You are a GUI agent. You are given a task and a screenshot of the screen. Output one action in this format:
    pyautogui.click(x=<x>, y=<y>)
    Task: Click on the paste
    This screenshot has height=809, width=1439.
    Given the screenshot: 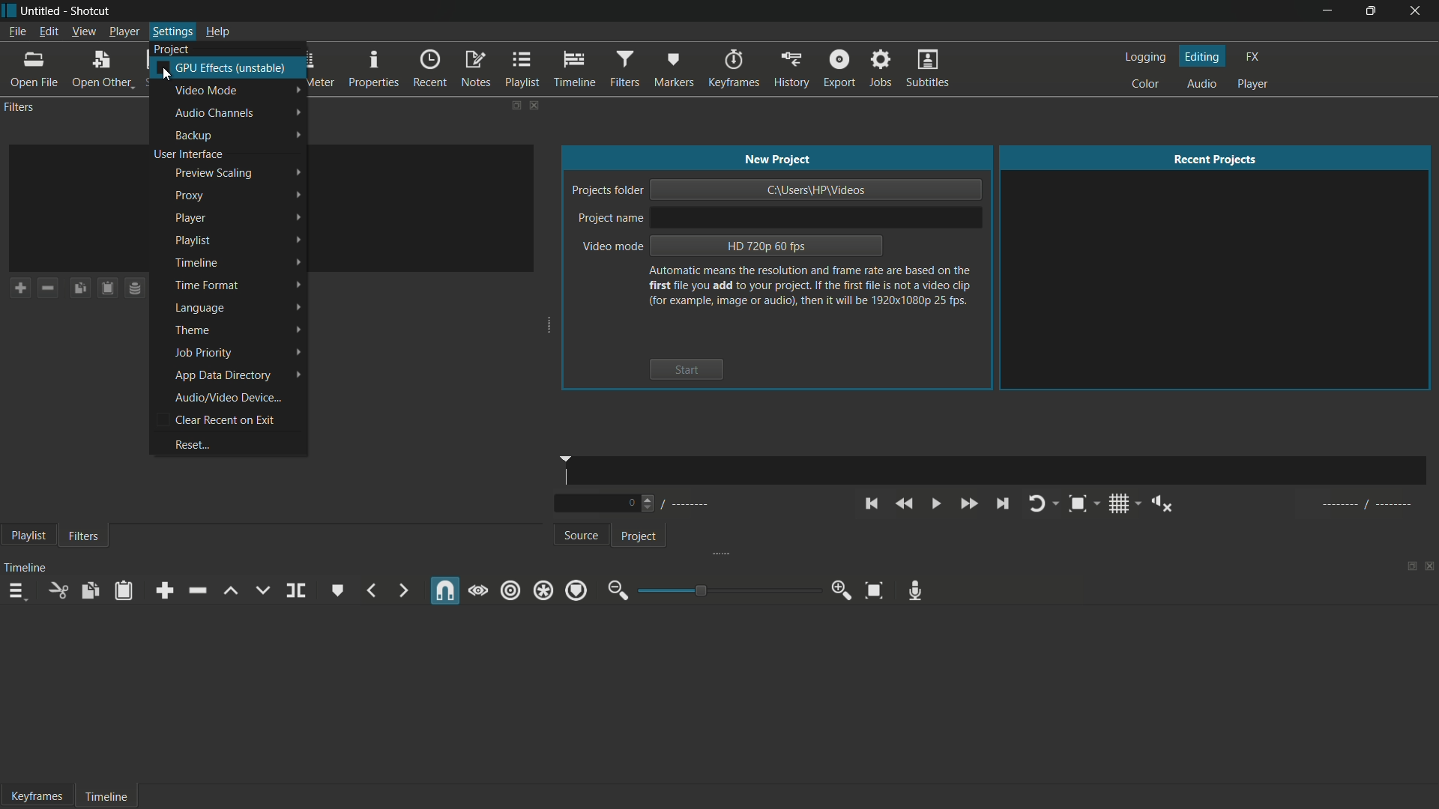 What is the action you would take?
    pyautogui.click(x=123, y=591)
    